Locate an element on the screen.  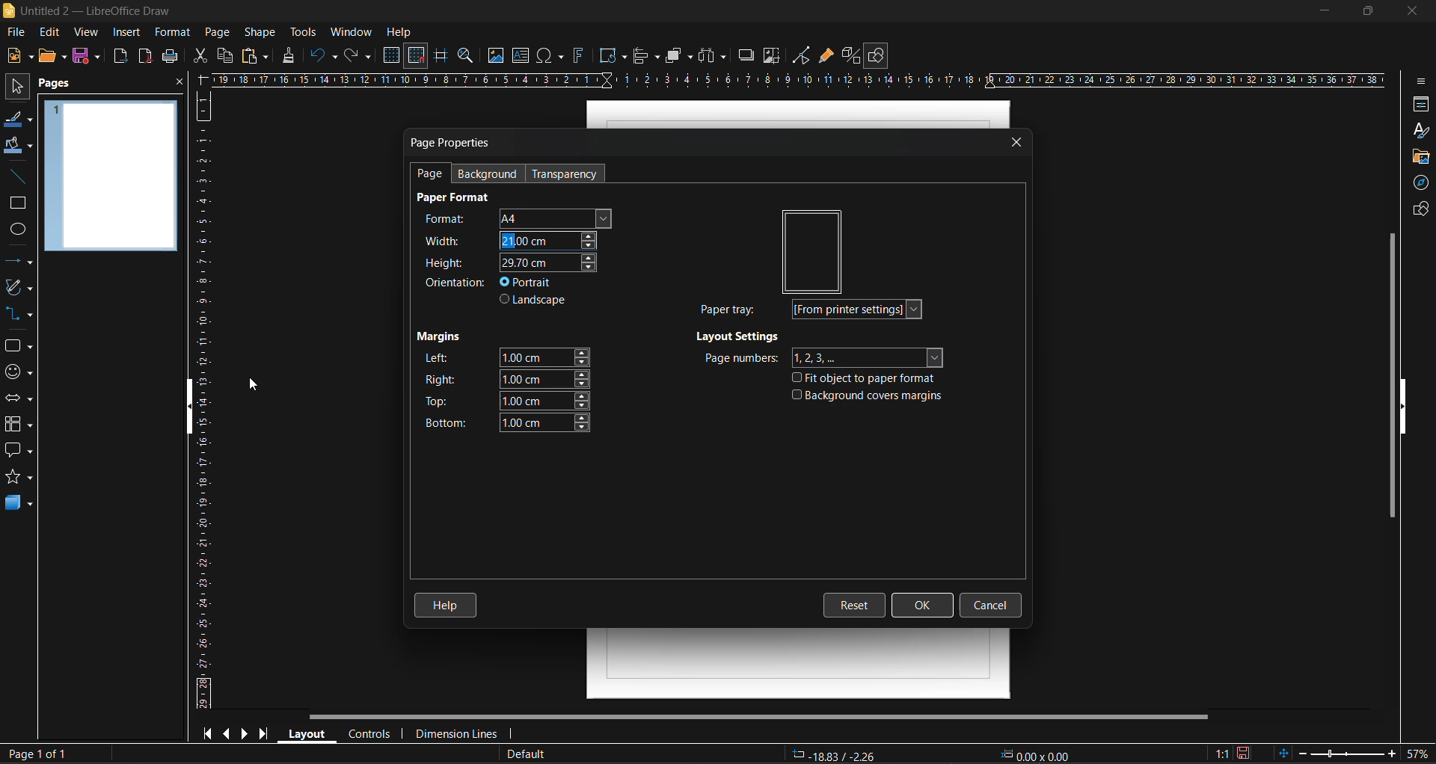
zoom out is located at coordinates (1302, 753).